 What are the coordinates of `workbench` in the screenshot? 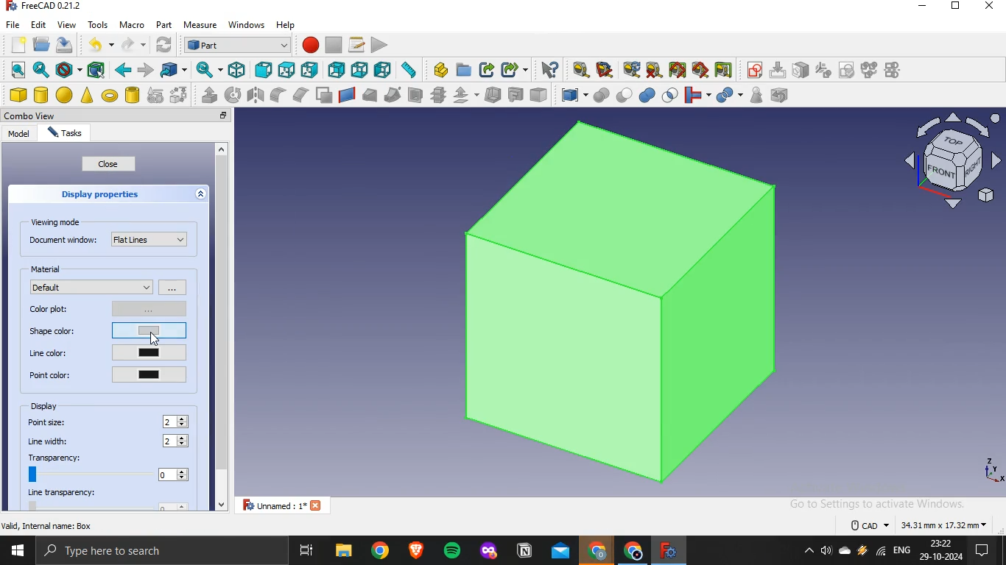 It's located at (237, 44).